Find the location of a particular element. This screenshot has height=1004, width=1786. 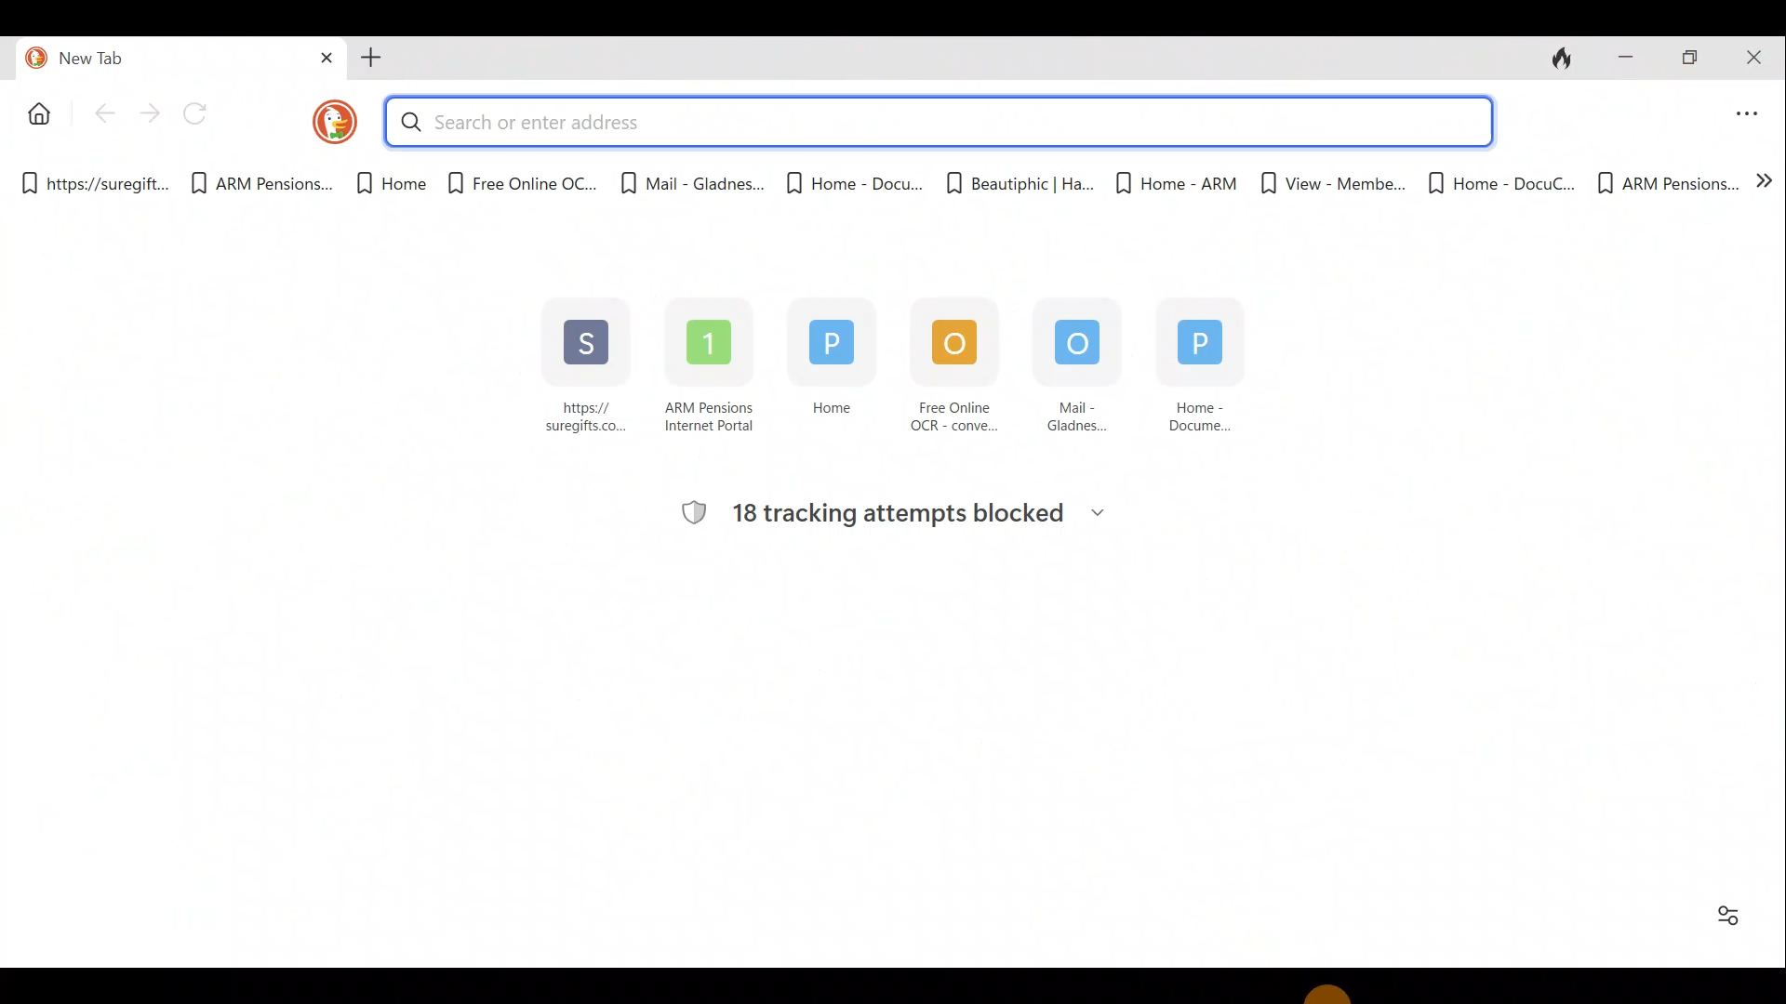

Home - DocuC... is located at coordinates (1499, 180).